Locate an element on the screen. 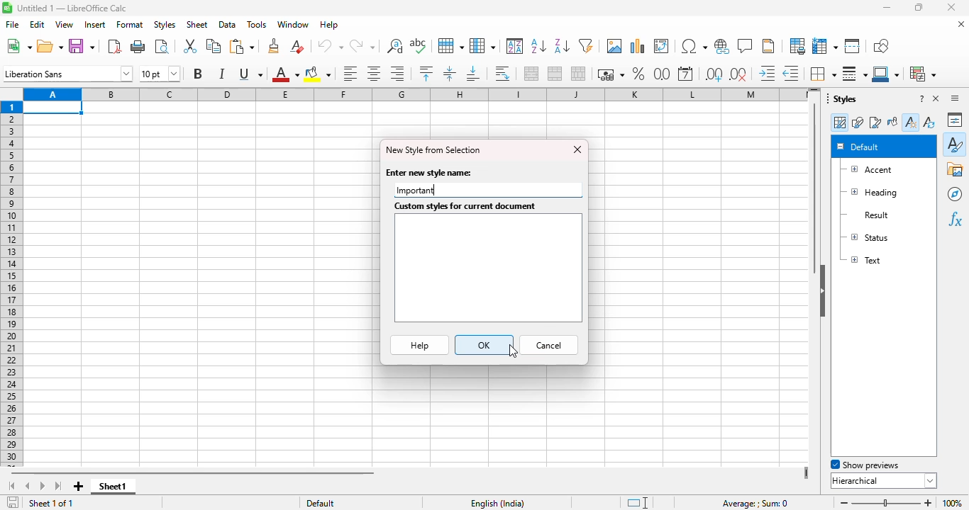  new is located at coordinates (18, 46).